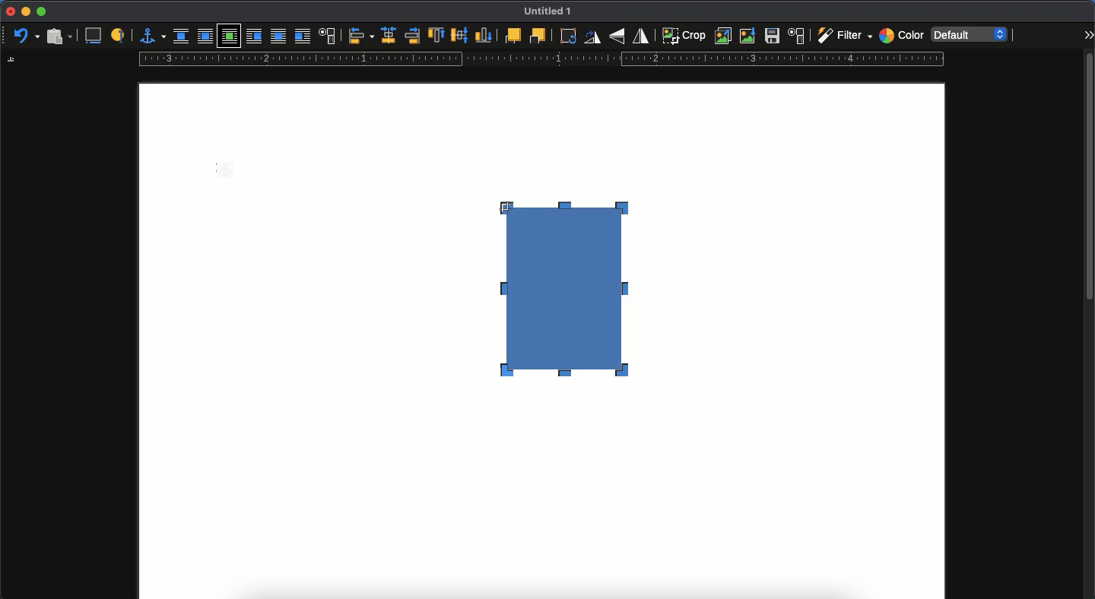 The image size is (1095, 599). What do you see at coordinates (619, 36) in the screenshot?
I see `flip vertically ` at bounding box center [619, 36].